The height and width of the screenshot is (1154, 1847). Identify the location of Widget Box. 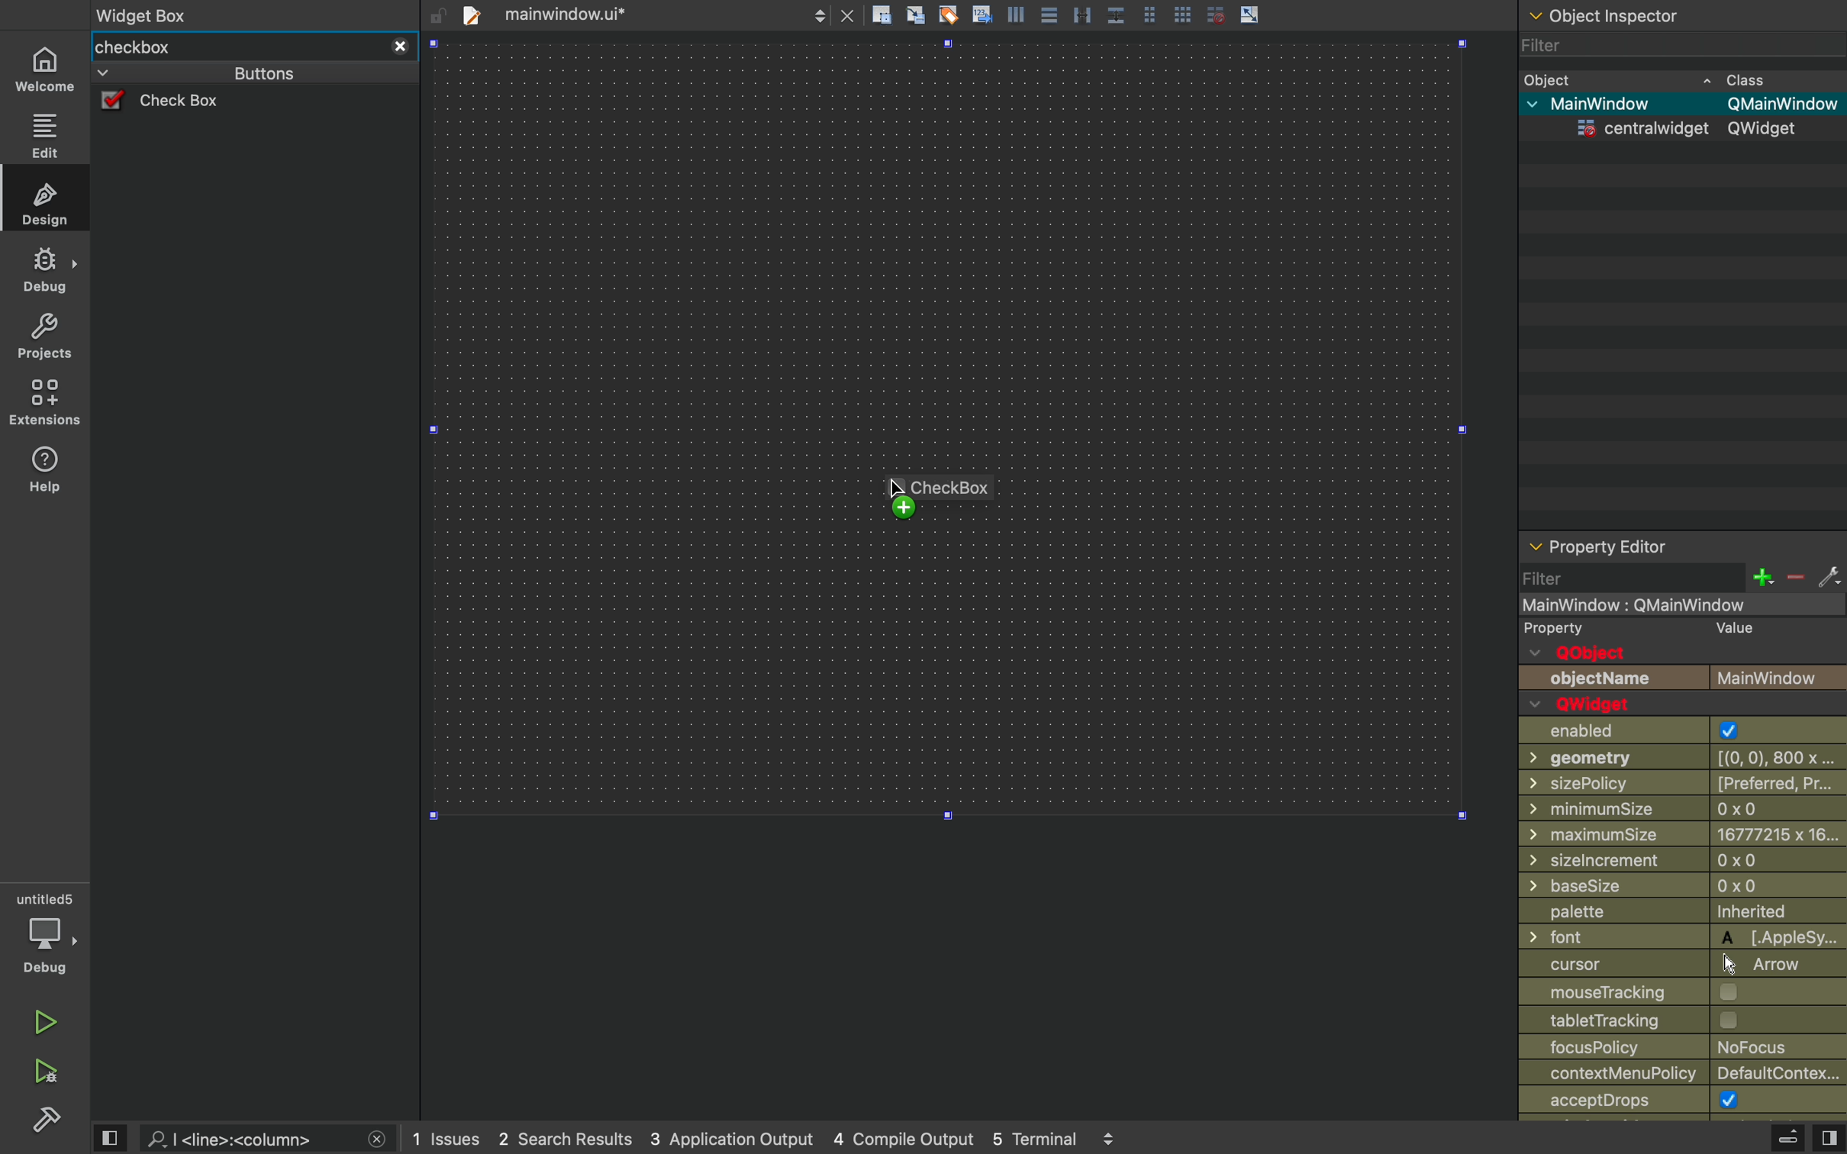
(148, 13).